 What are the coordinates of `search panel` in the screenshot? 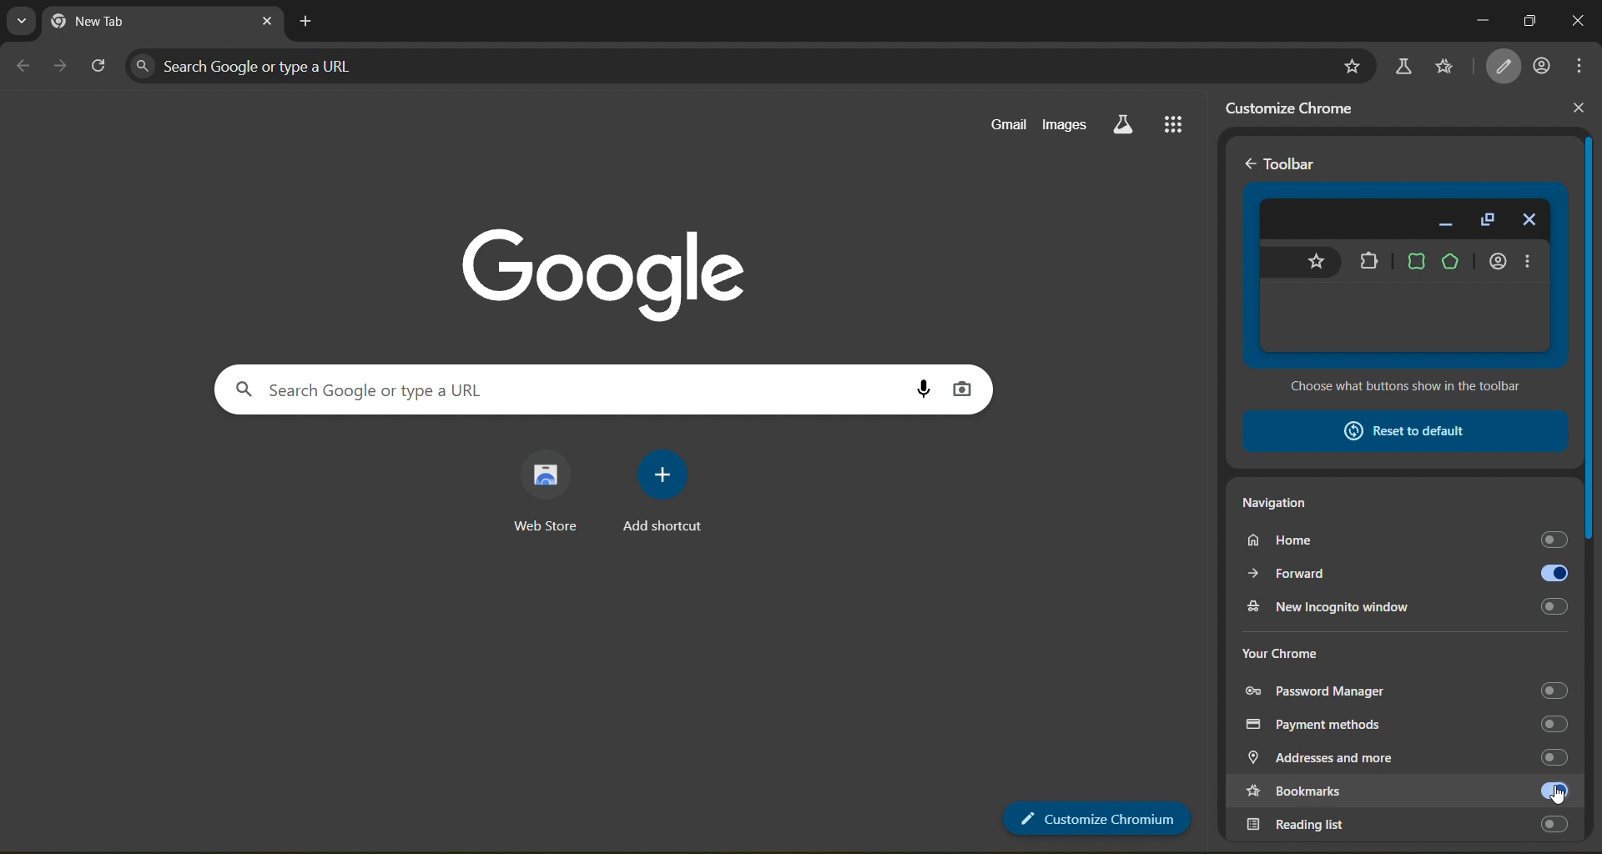 It's located at (344, 64).